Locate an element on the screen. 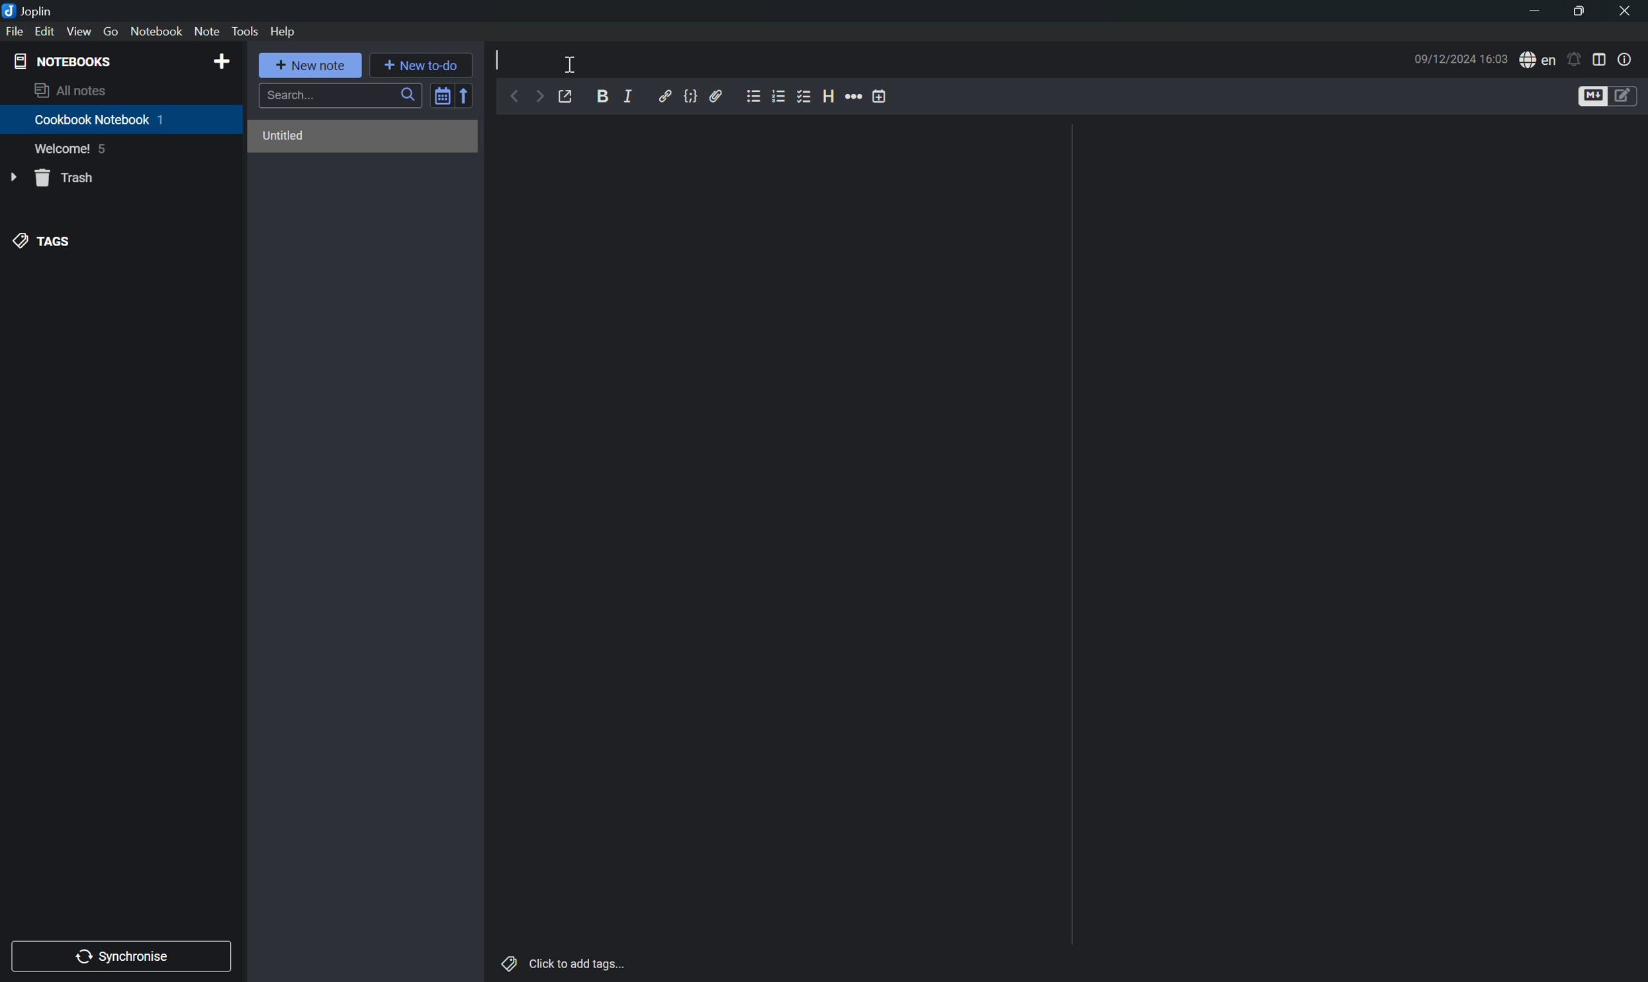 The height and width of the screenshot is (982, 1648). Numbered list is located at coordinates (778, 95).